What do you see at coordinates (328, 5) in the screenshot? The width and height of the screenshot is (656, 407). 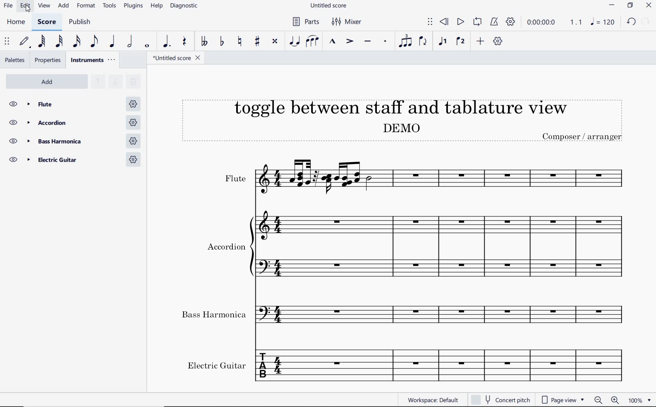 I see `file name` at bounding box center [328, 5].